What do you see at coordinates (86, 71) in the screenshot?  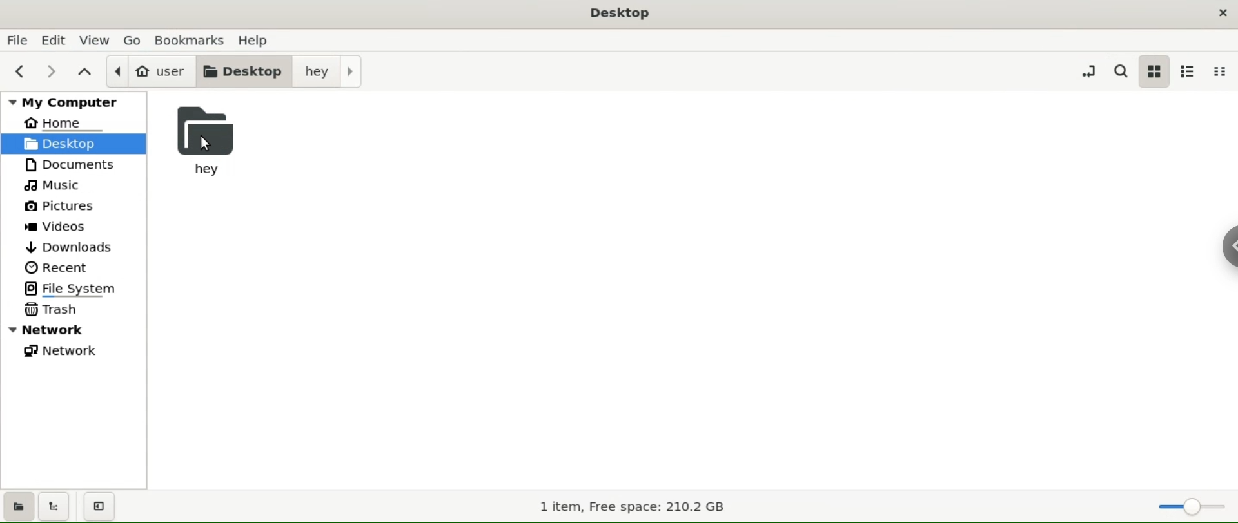 I see `parent folders` at bounding box center [86, 71].